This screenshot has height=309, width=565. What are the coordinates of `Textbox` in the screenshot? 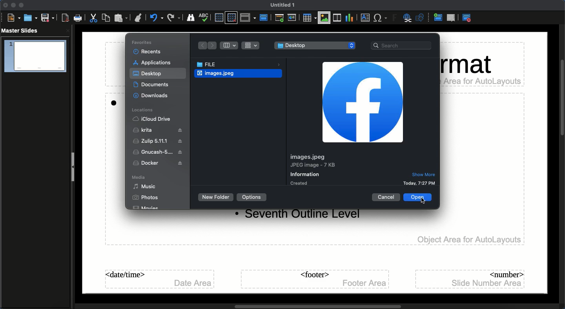 It's located at (365, 18).